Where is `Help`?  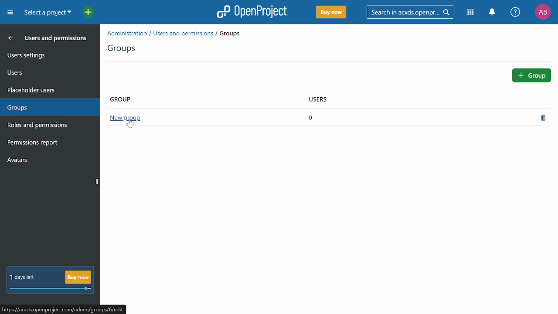 Help is located at coordinates (516, 13).